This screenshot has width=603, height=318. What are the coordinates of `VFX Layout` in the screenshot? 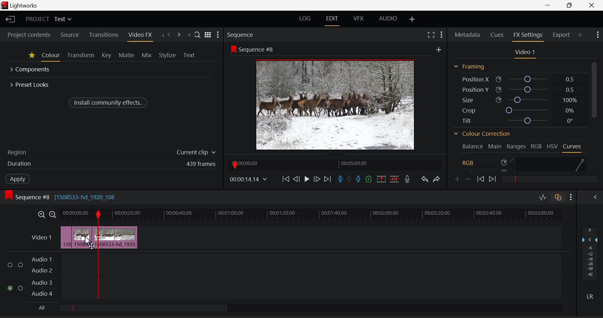 It's located at (358, 19).